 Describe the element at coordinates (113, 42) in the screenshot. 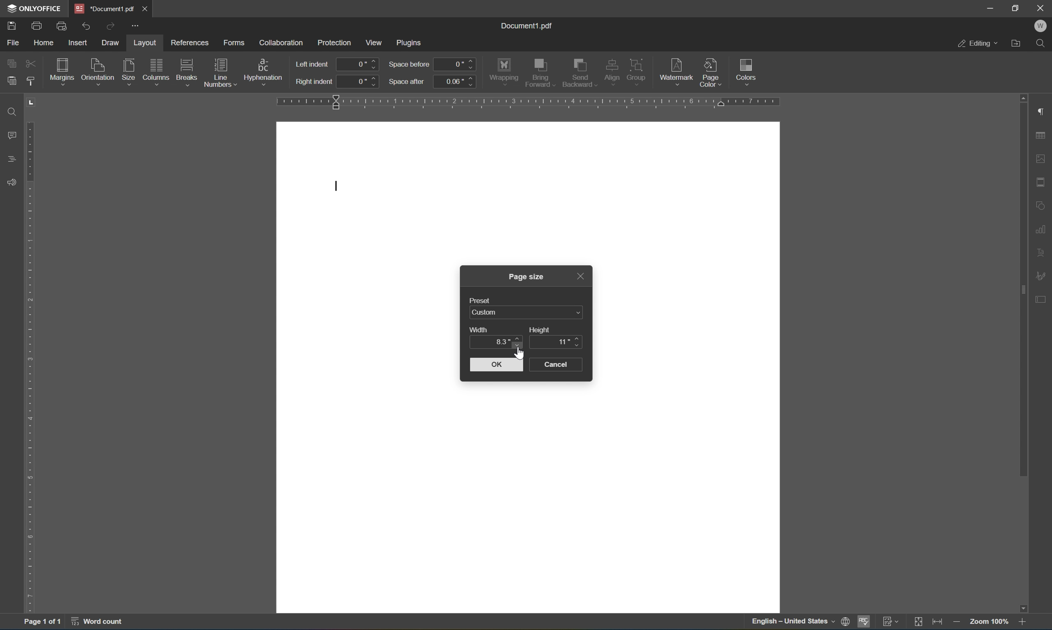

I see `draw` at that location.